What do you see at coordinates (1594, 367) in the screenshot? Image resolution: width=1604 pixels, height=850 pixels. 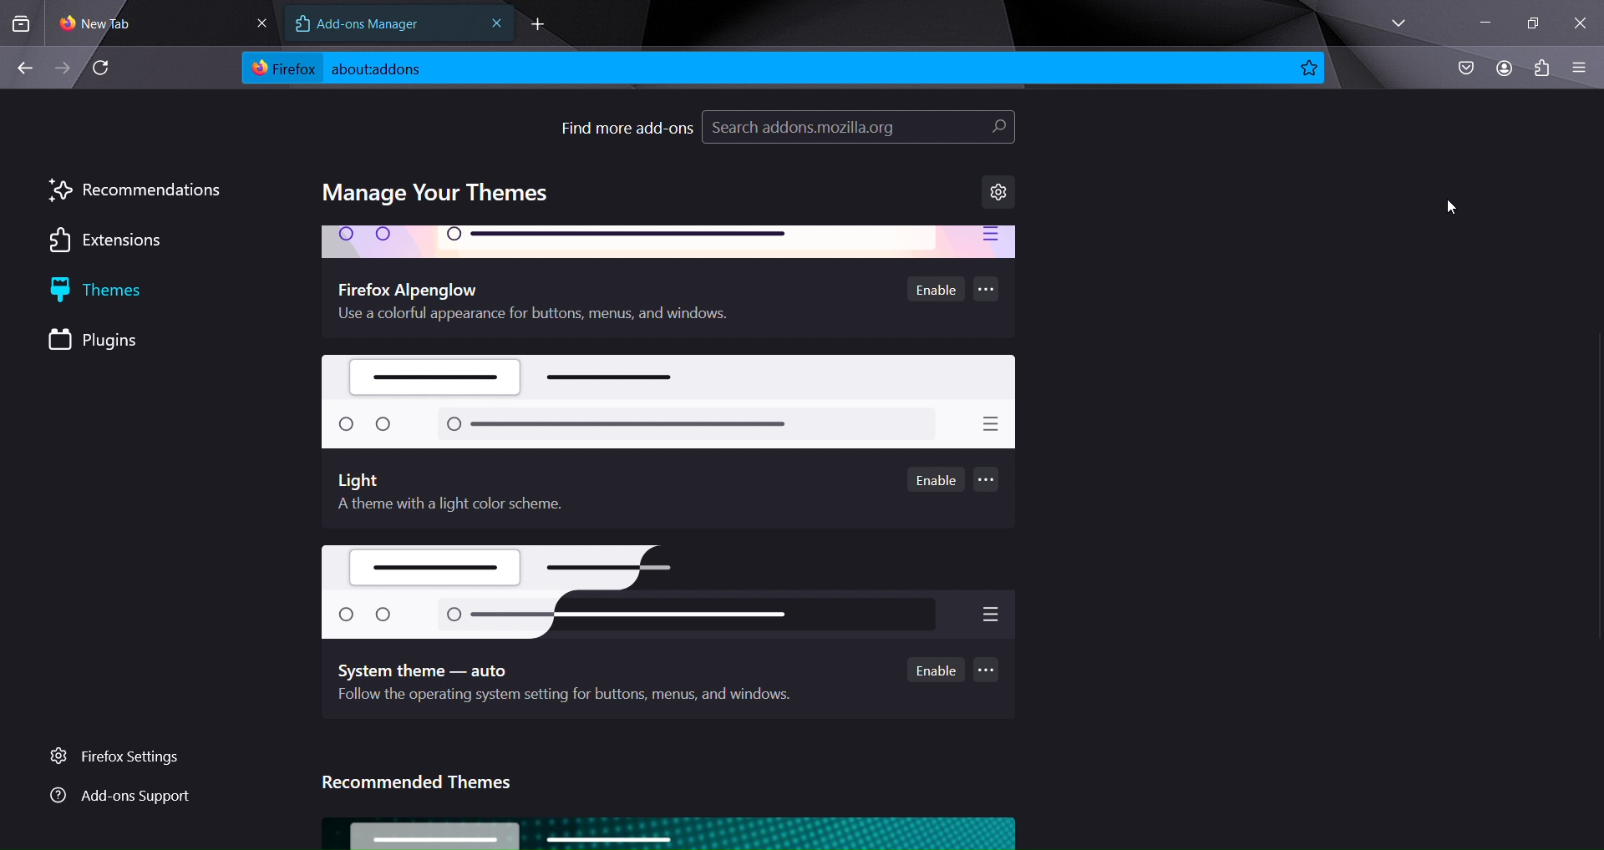 I see `scrollbar` at bounding box center [1594, 367].